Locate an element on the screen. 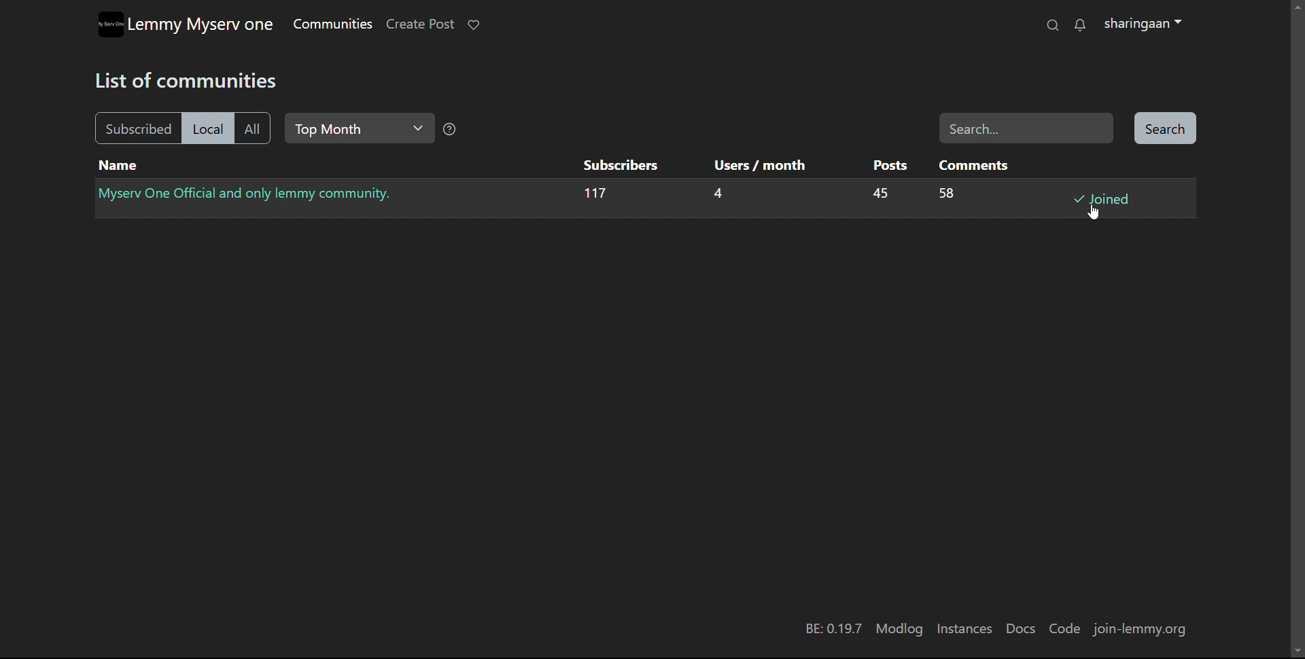 The width and height of the screenshot is (1305, 659). comments is located at coordinates (972, 164).